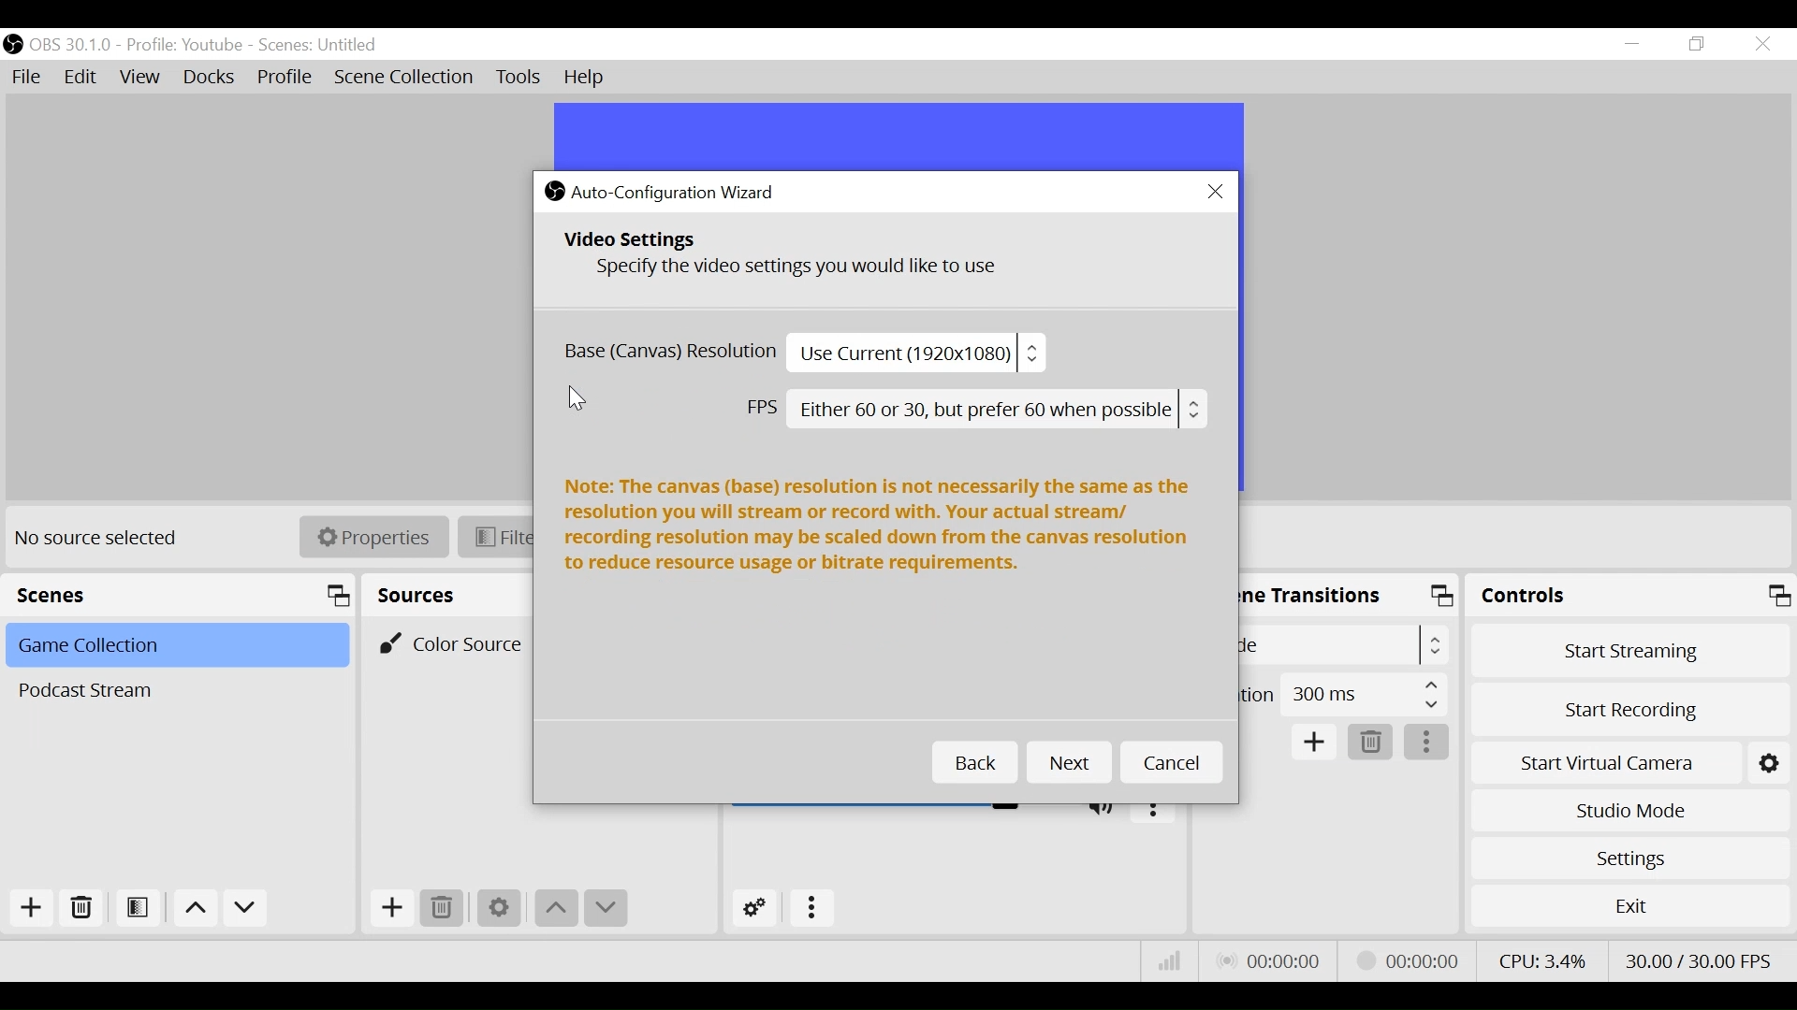 The width and height of the screenshot is (1797, 1010). What do you see at coordinates (1069, 763) in the screenshot?
I see `Next` at bounding box center [1069, 763].